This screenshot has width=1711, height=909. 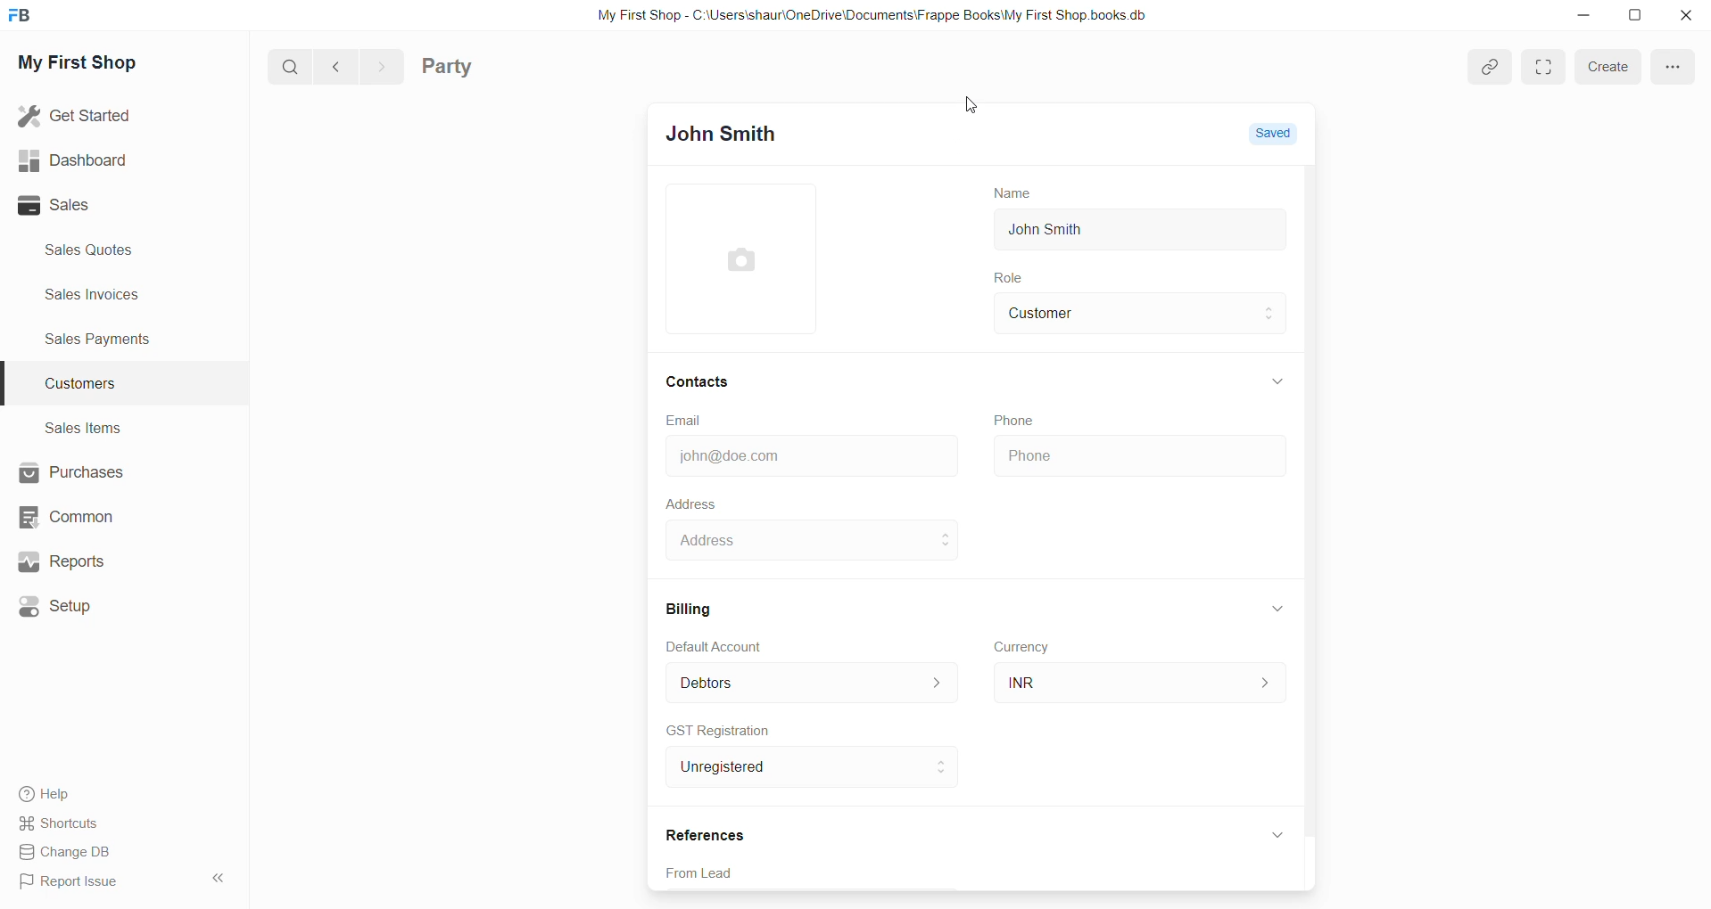 I want to click on Get Started, so click(x=78, y=116).